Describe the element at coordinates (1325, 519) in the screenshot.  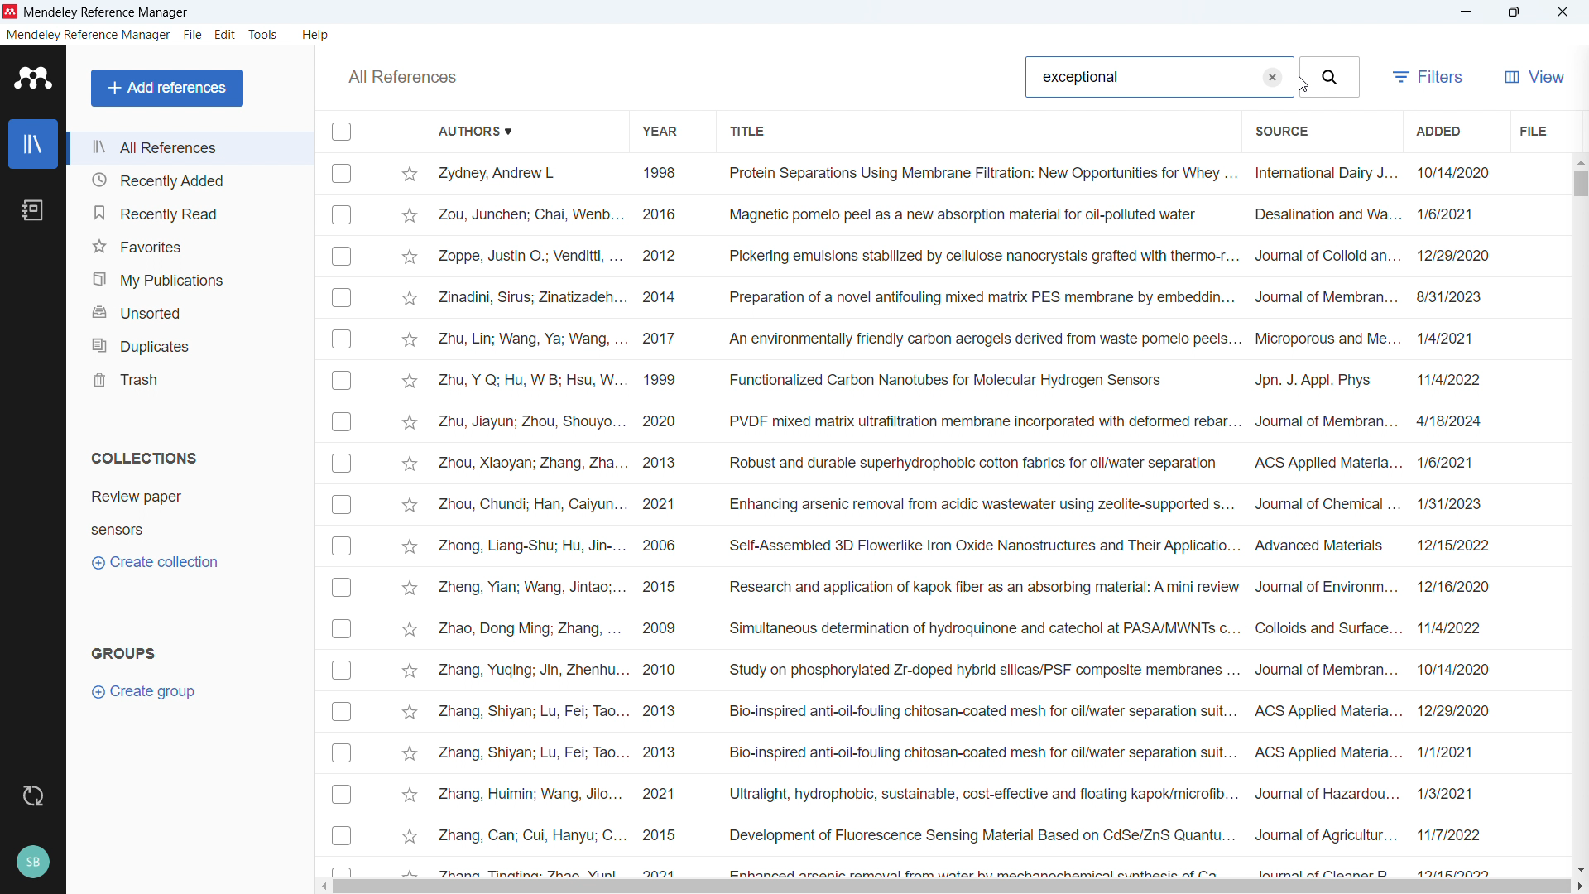
I see `Source of individual entries ` at that location.